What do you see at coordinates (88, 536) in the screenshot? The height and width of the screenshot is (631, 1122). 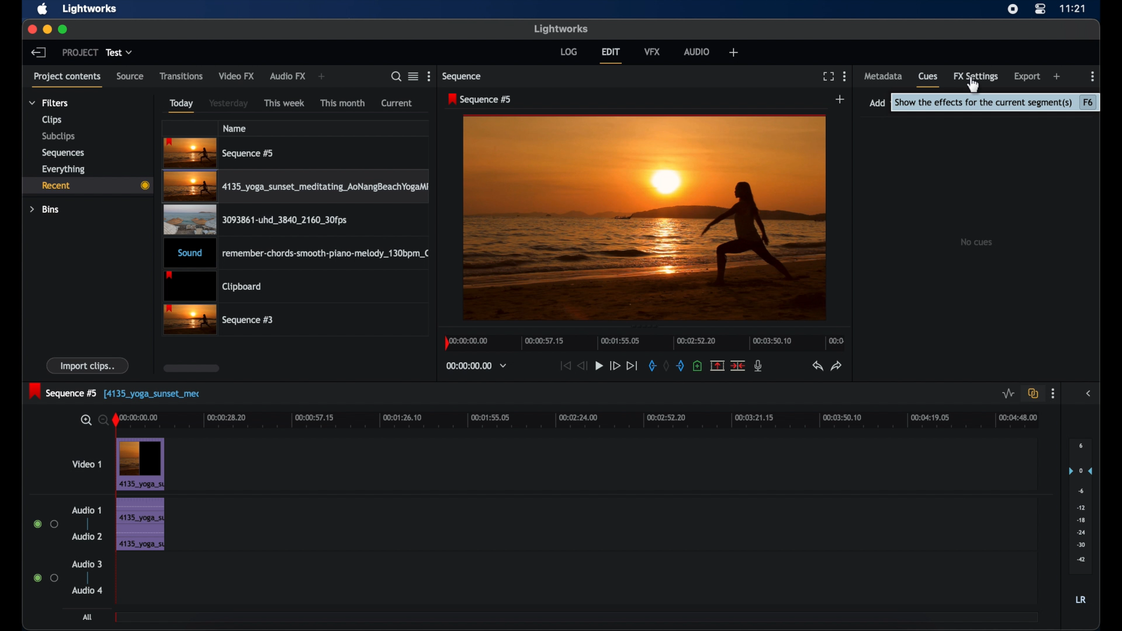 I see `audio 2` at bounding box center [88, 536].